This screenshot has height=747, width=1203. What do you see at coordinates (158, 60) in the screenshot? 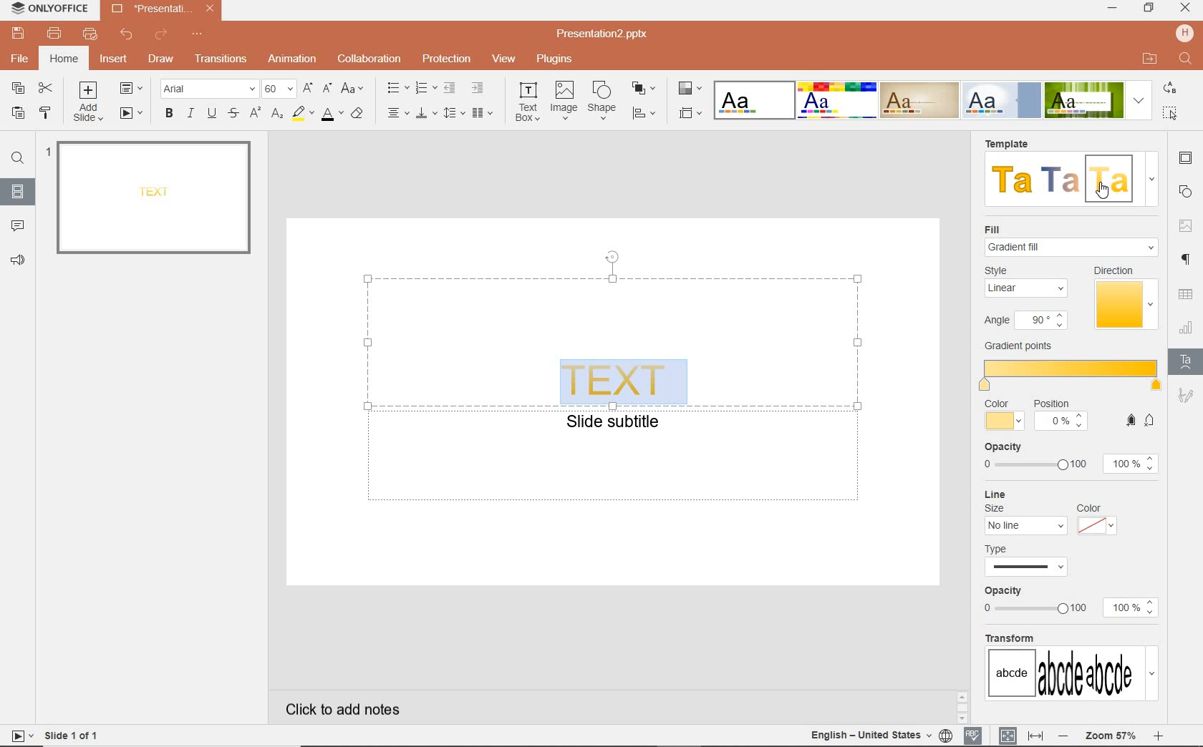
I see `DRAW` at bounding box center [158, 60].